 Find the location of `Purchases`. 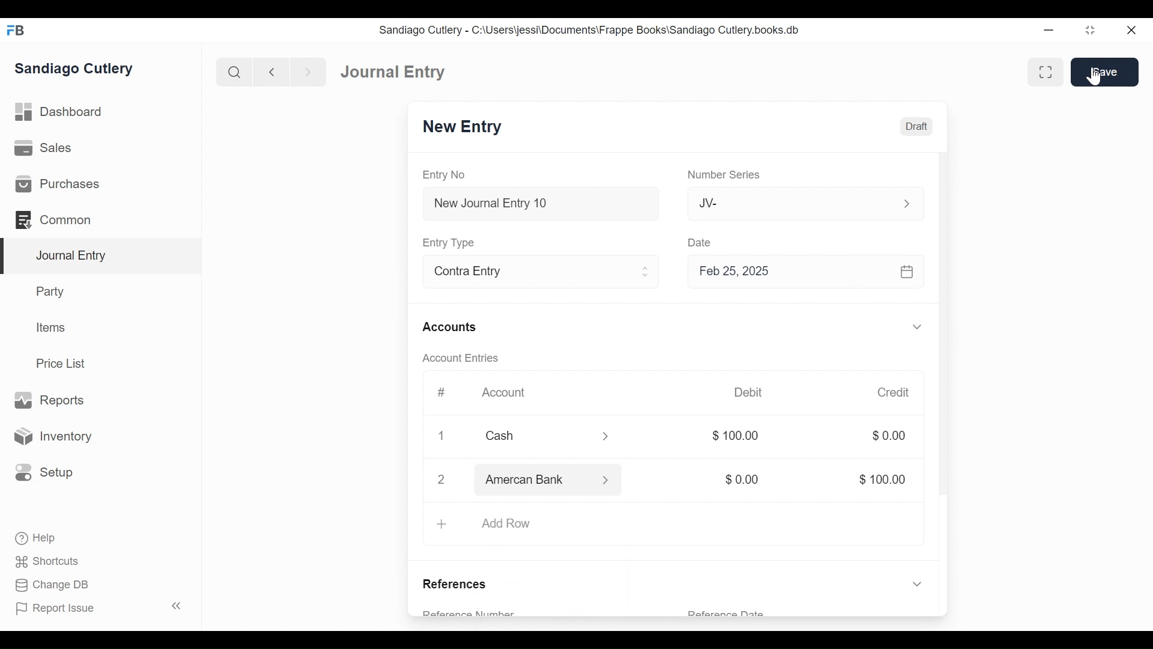

Purchases is located at coordinates (58, 184).